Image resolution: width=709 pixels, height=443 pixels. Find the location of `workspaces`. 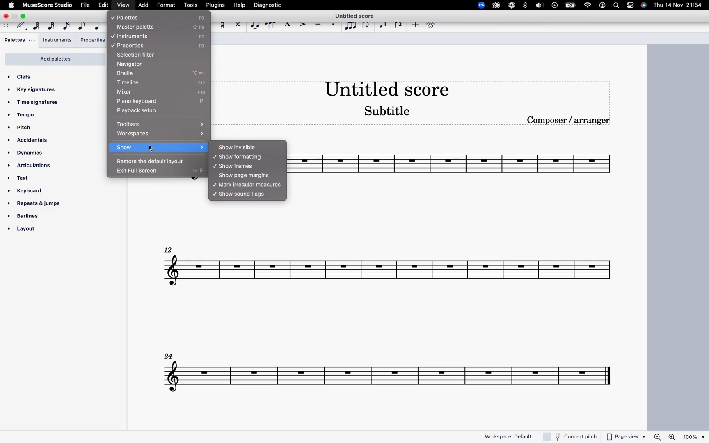

workspaces is located at coordinates (161, 134).